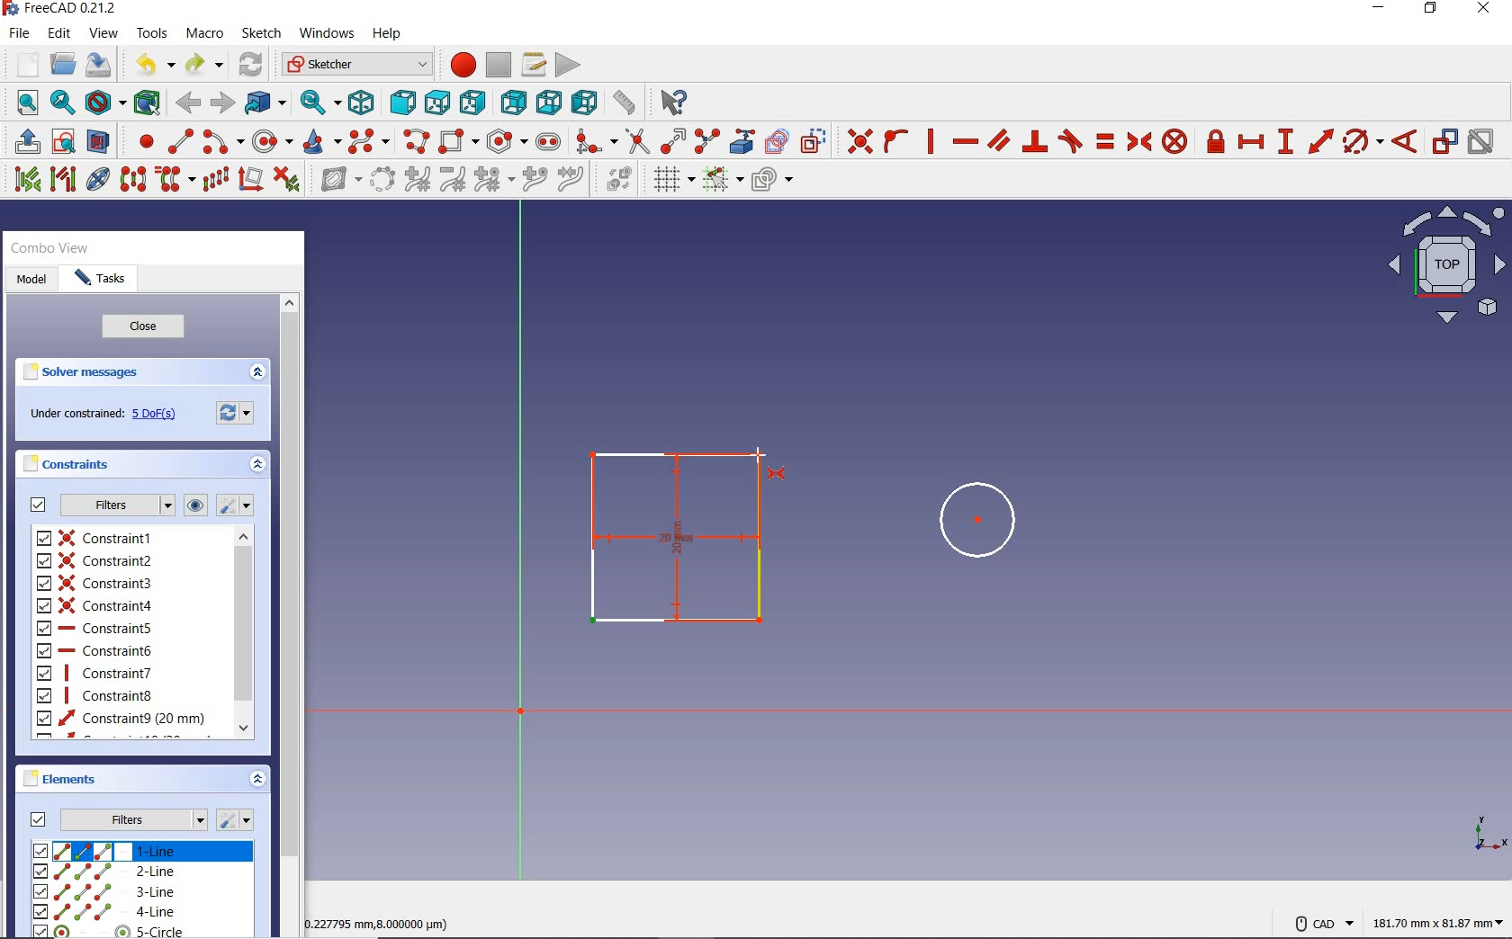 The image size is (1512, 939). Describe the element at coordinates (151, 327) in the screenshot. I see `close` at that location.